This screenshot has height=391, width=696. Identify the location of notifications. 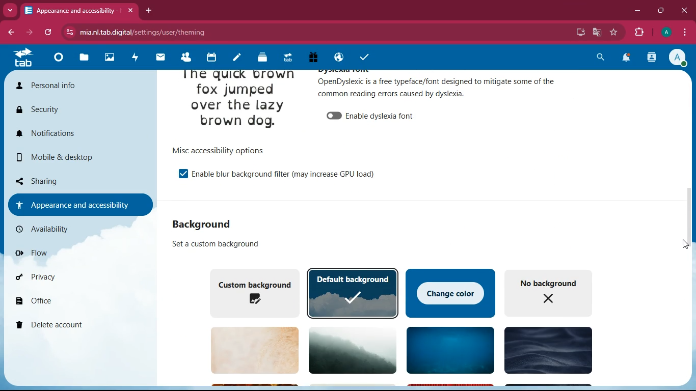
(80, 134).